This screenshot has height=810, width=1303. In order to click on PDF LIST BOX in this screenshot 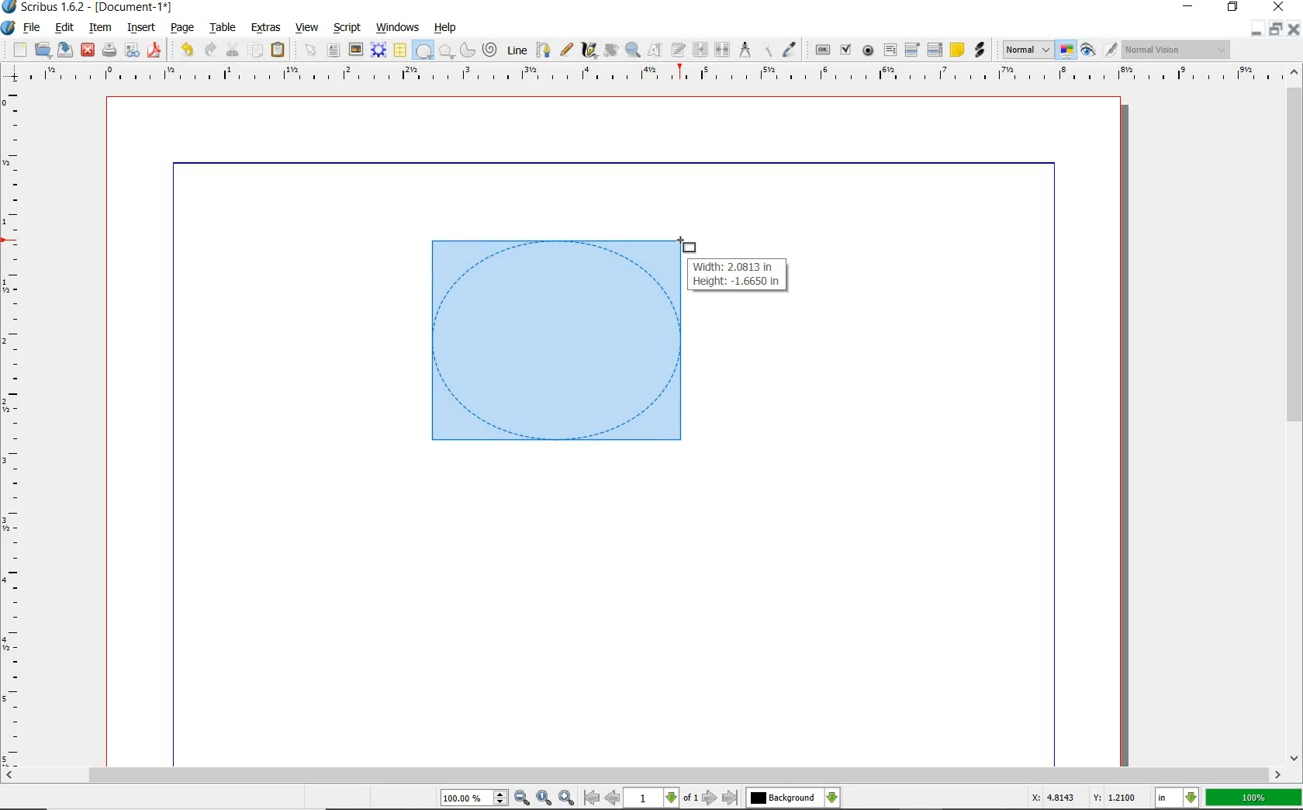, I will do `click(936, 50)`.